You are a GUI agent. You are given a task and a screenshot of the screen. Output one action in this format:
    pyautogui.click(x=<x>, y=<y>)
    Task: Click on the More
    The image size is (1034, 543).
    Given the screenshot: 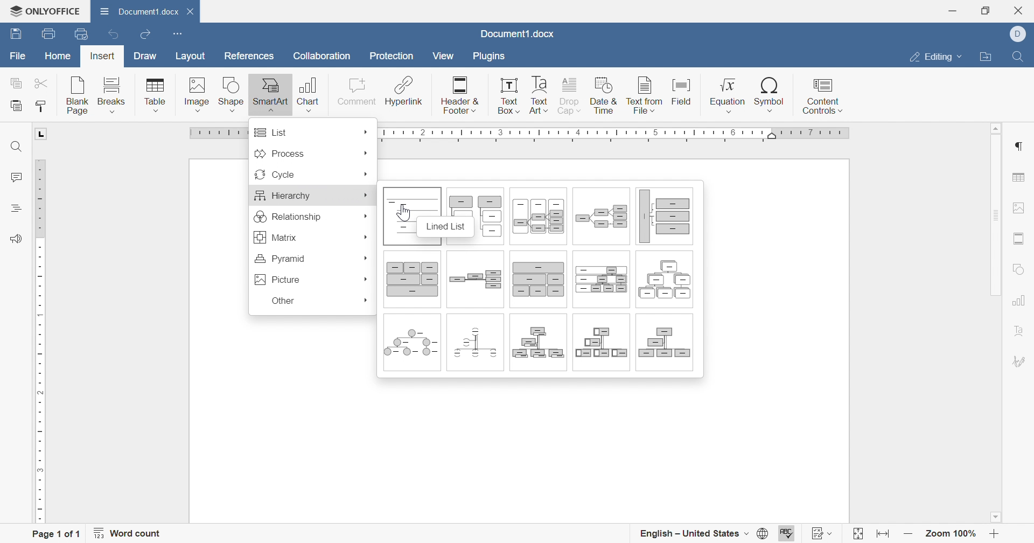 What is the action you would take?
    pyautogui.click(x=367, y=153)
    